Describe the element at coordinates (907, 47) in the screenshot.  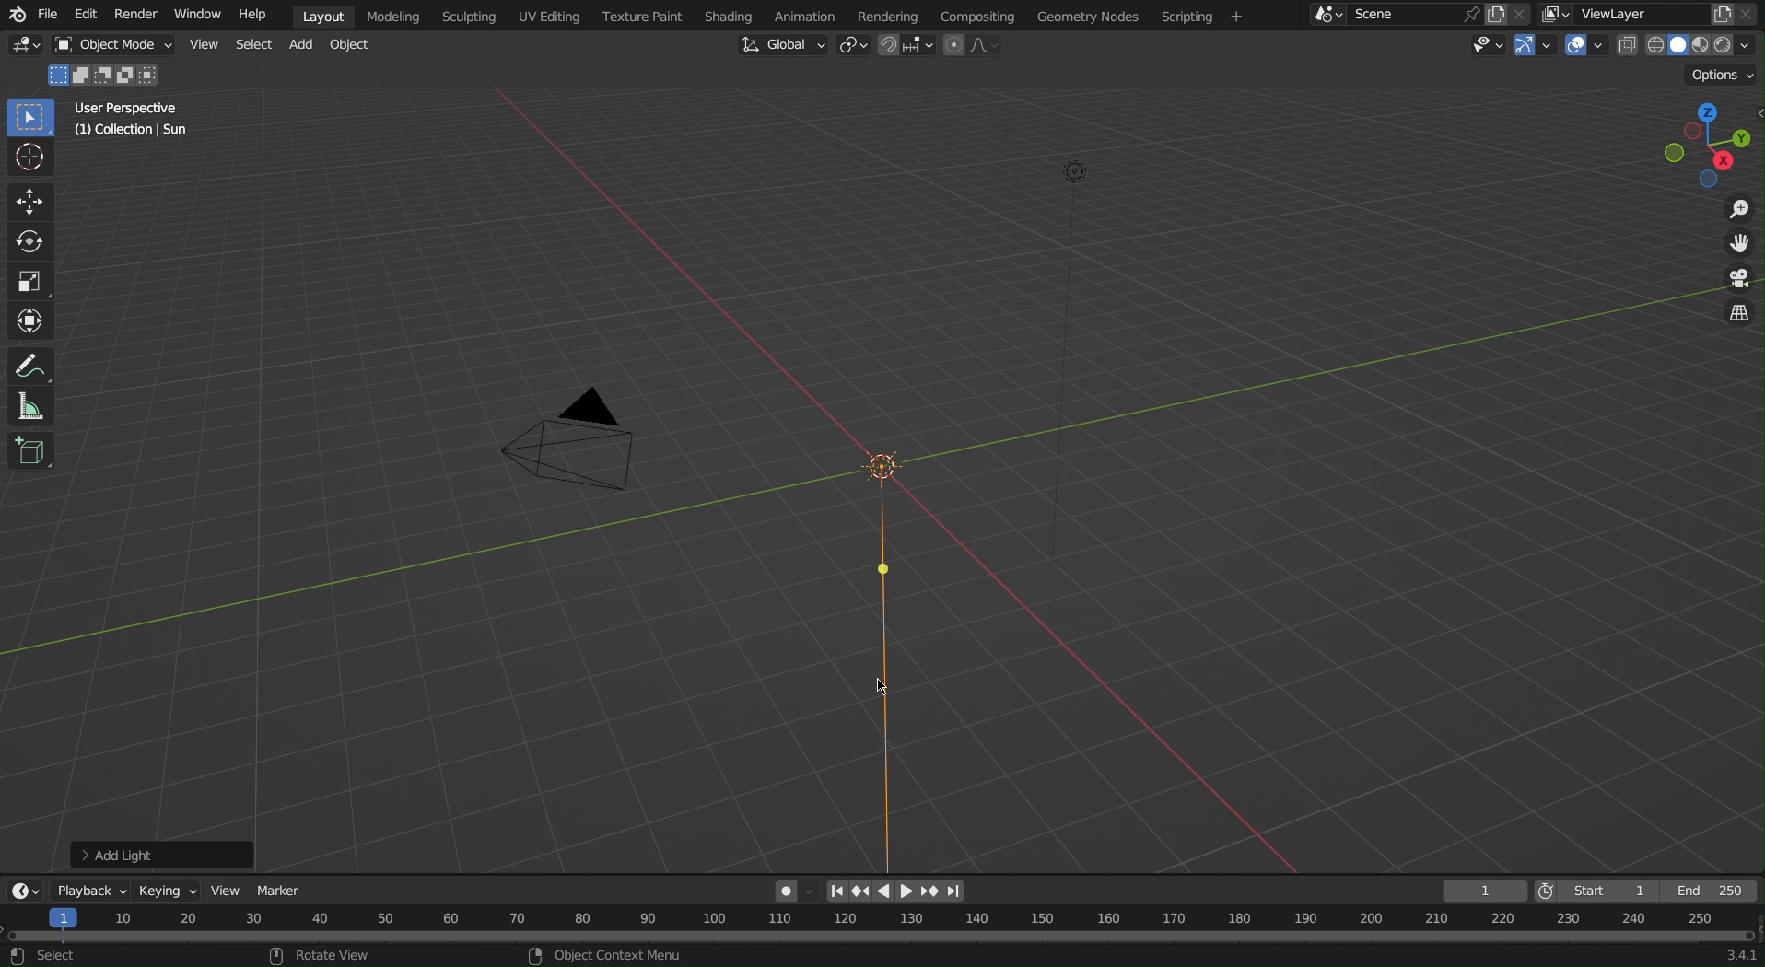
I see `Snapping` at that location.